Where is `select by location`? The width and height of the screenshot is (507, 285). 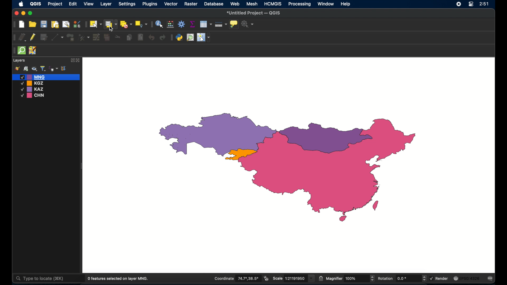
select by location is located at coordinates (141, 24).